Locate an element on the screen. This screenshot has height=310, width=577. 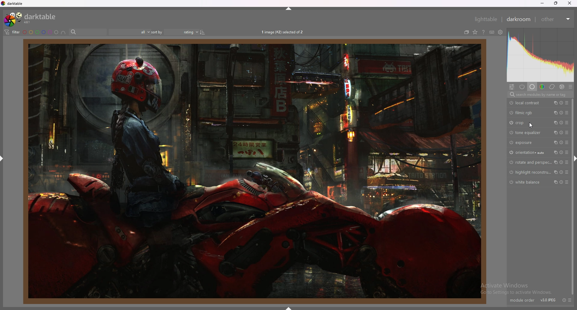
shortcuts is located at coordinates (492, 32).